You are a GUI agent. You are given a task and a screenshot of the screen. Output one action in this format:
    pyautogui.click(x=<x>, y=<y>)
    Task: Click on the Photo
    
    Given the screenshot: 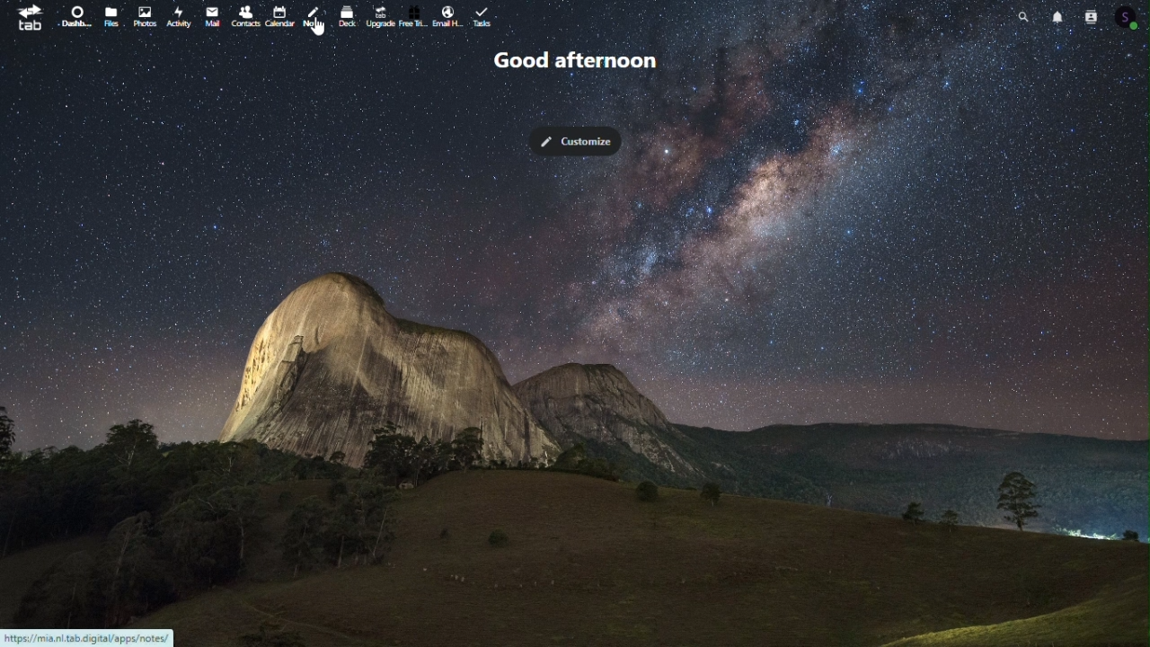 What is the action you would take?
    pyautogui.click(x=143, y=18)
    